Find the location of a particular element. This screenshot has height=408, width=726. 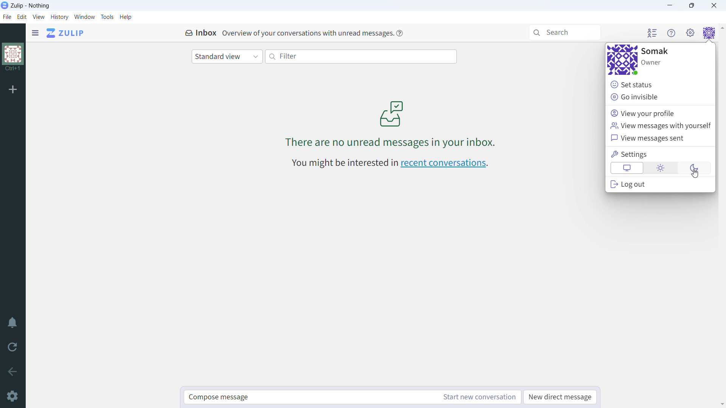

compose message is located at coordinates (308, 397).